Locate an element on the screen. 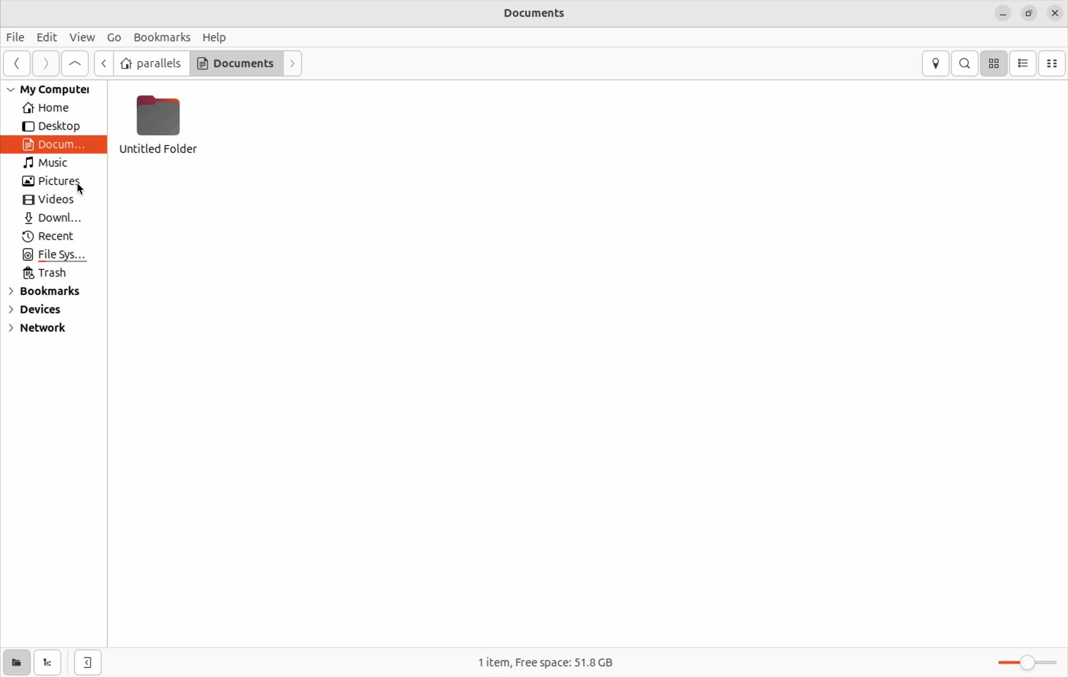  Desktop is located at coordinates (51, 125).